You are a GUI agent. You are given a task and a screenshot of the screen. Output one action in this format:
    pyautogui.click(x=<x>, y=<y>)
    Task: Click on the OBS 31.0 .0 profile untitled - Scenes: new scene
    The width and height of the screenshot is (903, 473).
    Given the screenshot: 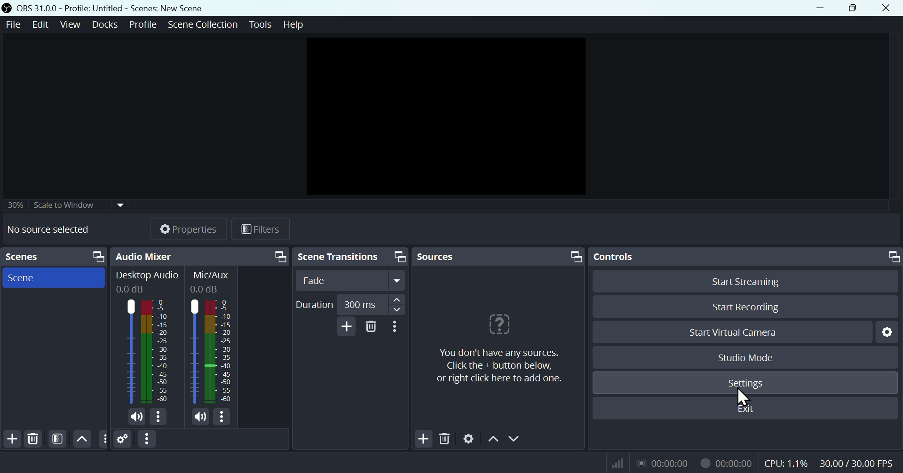 What is the action you would take?
    pyautogui.click(x=110, y=8)
    